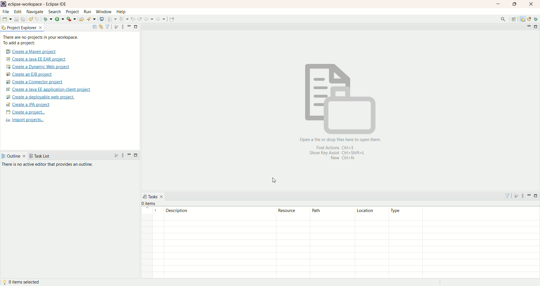 This screenshot has height=286, width=540. What do you see at coordinates (340, 140) in the screenshot?
I see `open a file or drop here to open` at bounding box center [340, 140].